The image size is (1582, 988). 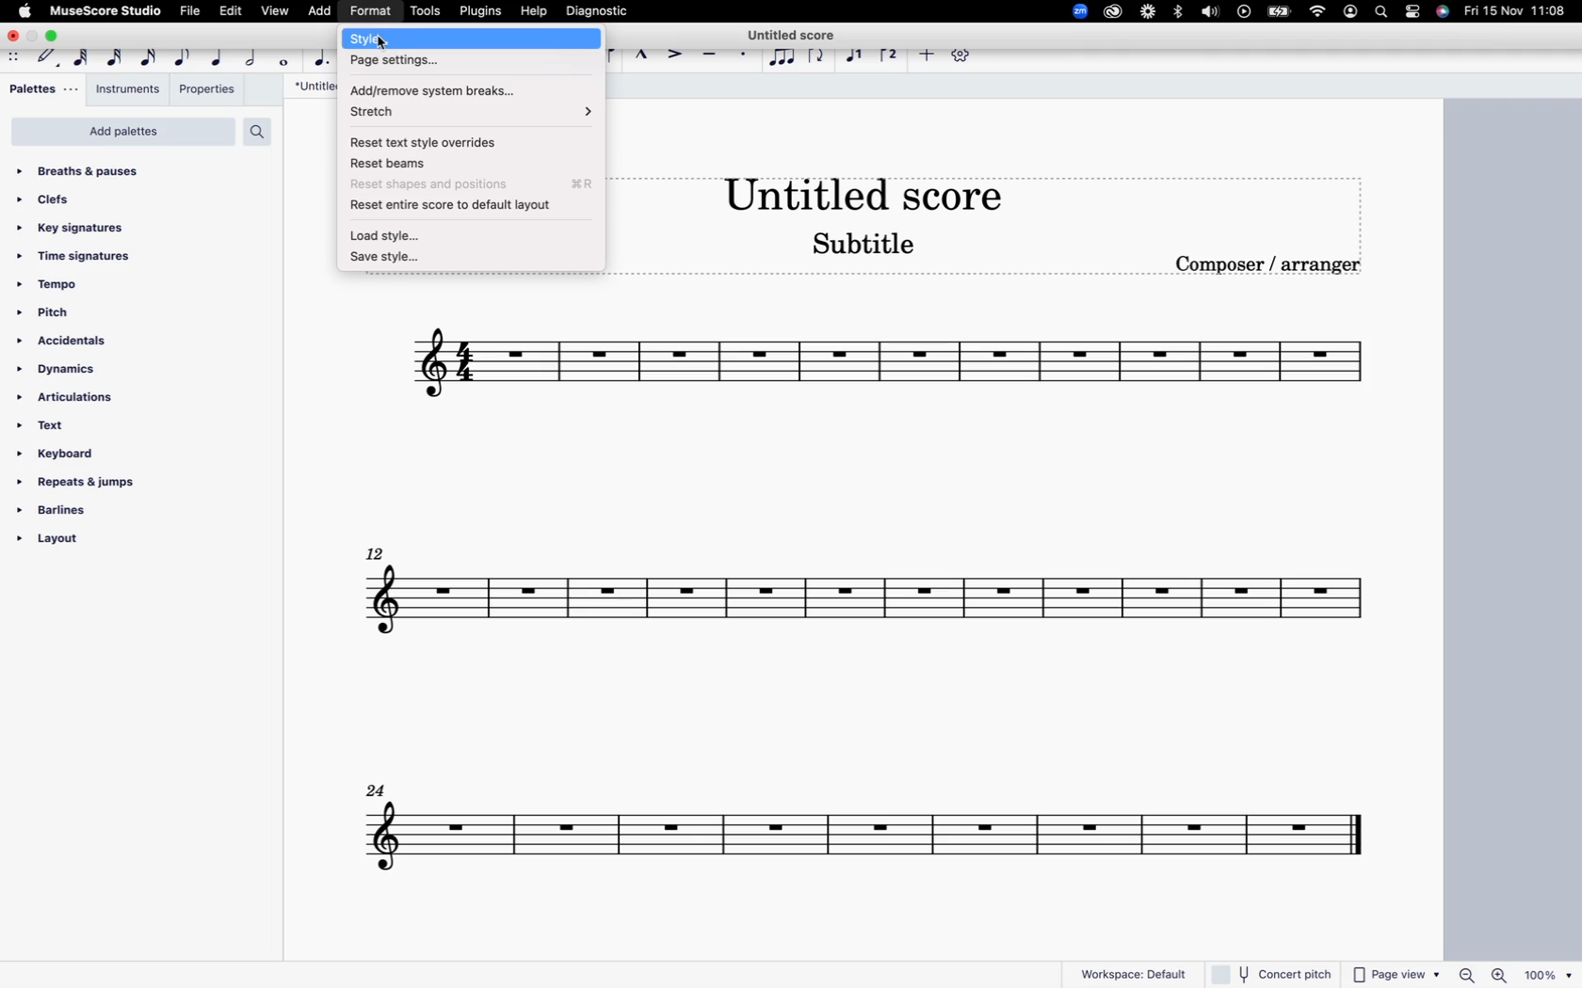 I want to click on settings, so click(x=960, y=58).